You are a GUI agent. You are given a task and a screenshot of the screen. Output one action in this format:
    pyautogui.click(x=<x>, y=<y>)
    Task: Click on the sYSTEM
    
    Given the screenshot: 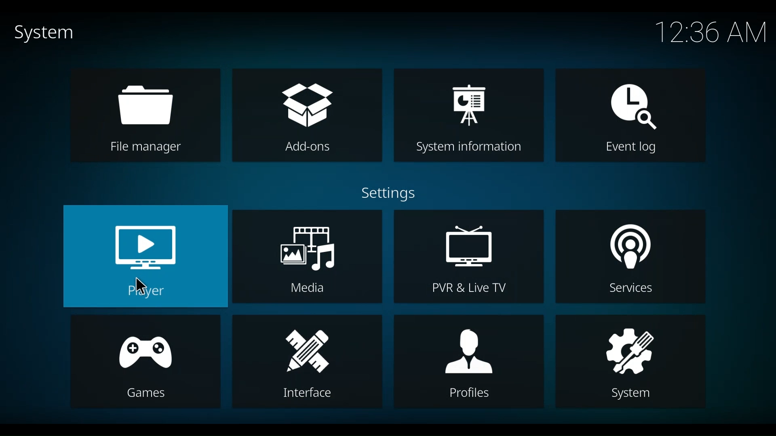 What is the action you would take?
    pyautogui.click(x=630, y=360)
    